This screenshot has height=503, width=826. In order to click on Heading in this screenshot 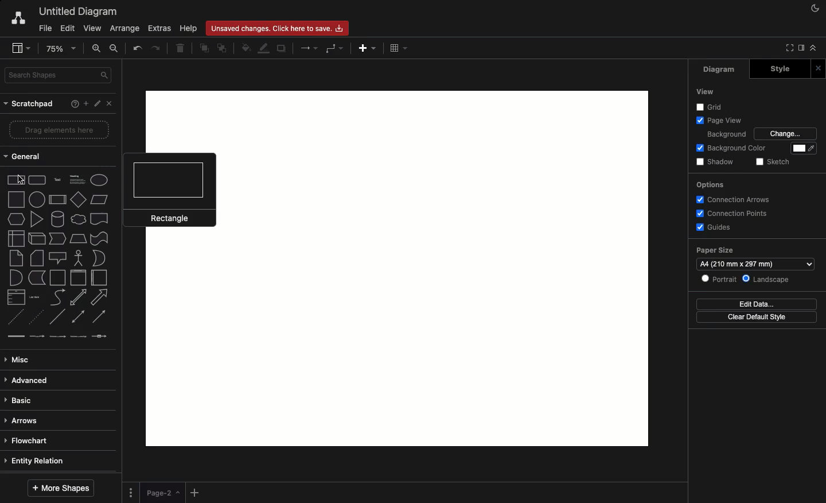, I will do `click(77, 181)`.